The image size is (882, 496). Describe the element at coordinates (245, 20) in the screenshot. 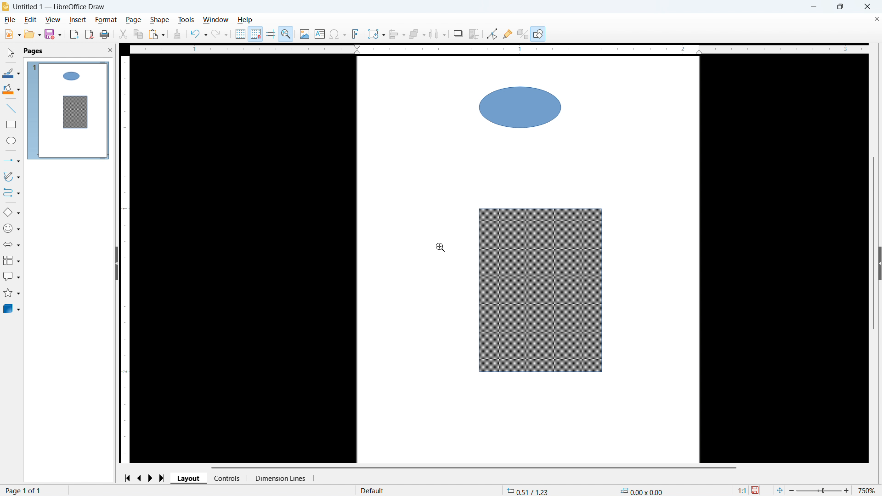

I see `Help ` at that location.